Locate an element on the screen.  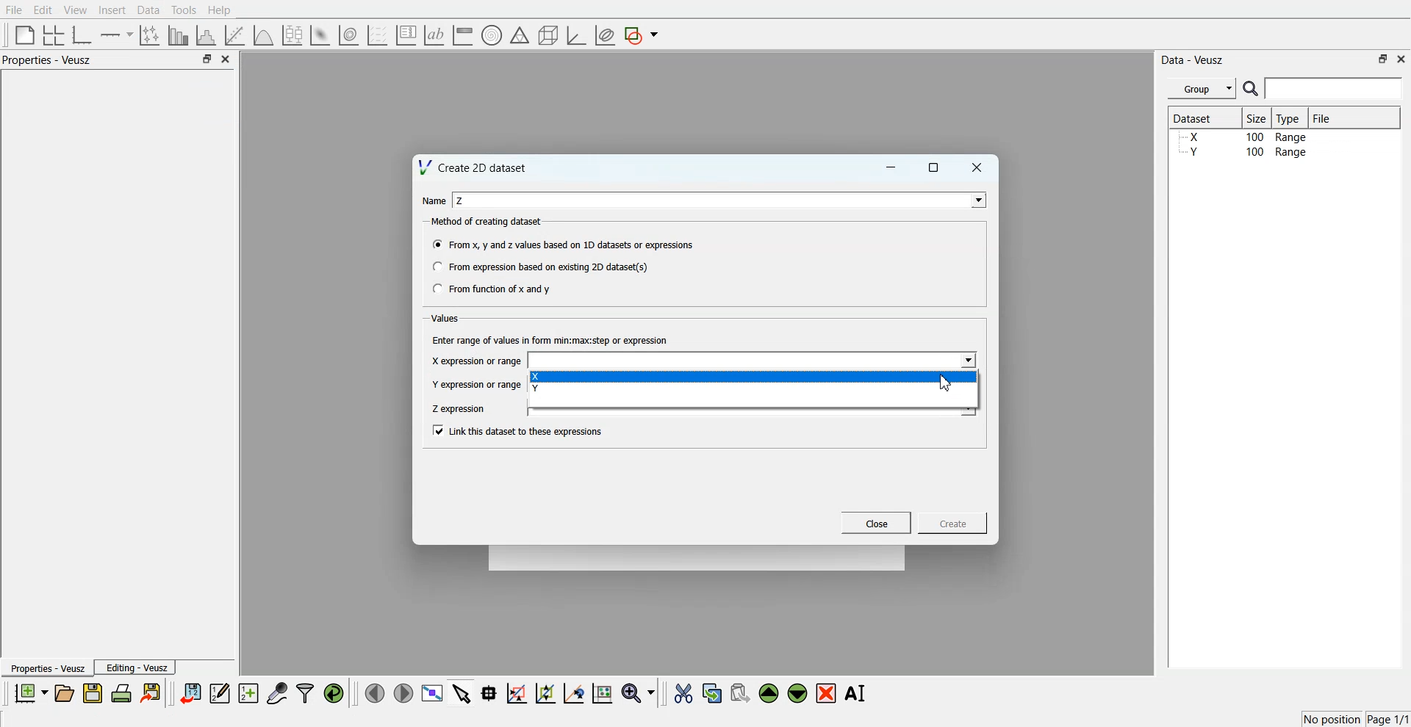
~~ Enter range of values in form min:max:step or expression is located at coordinates (550, 339).